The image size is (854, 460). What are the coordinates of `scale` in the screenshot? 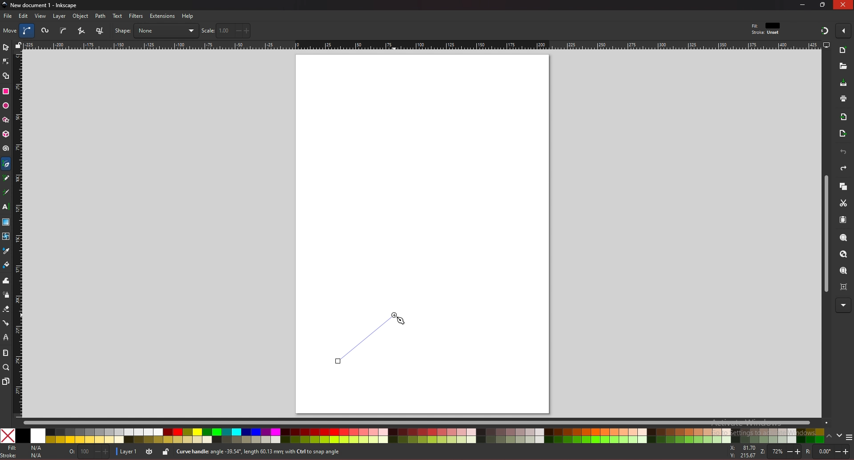 It's located at (226, 30).